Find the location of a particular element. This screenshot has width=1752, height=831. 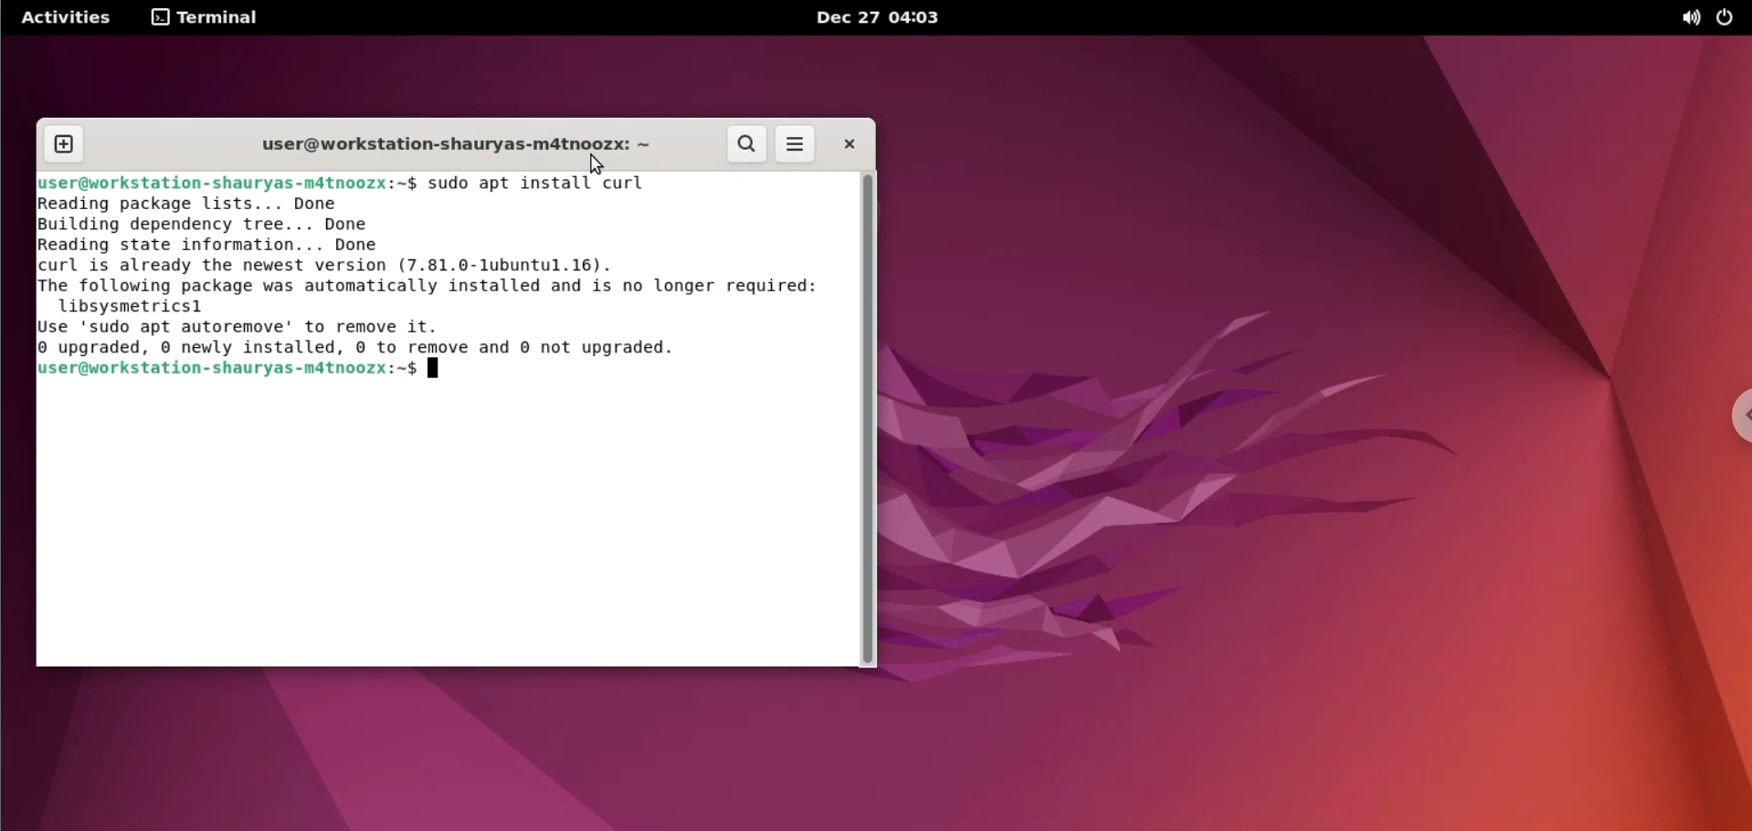

sudo apt install curl is located at coordinates (548, 184).